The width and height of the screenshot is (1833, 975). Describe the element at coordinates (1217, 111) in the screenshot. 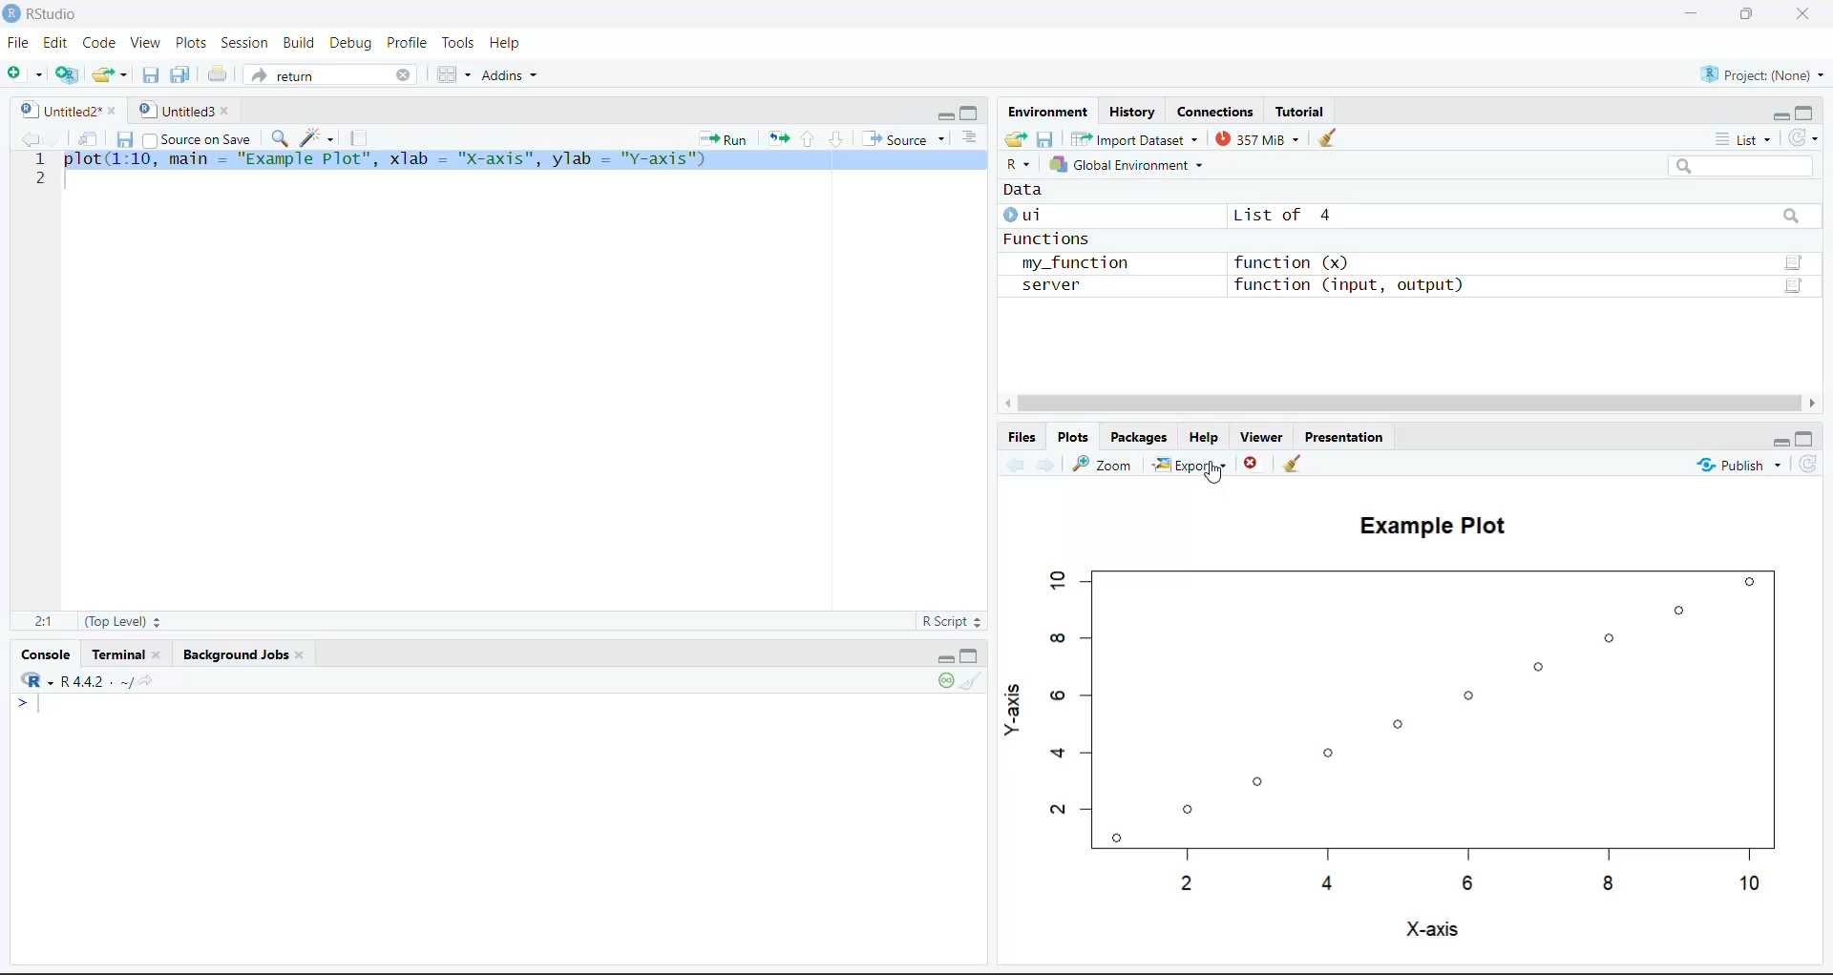

I see `Coordinates` at that location.